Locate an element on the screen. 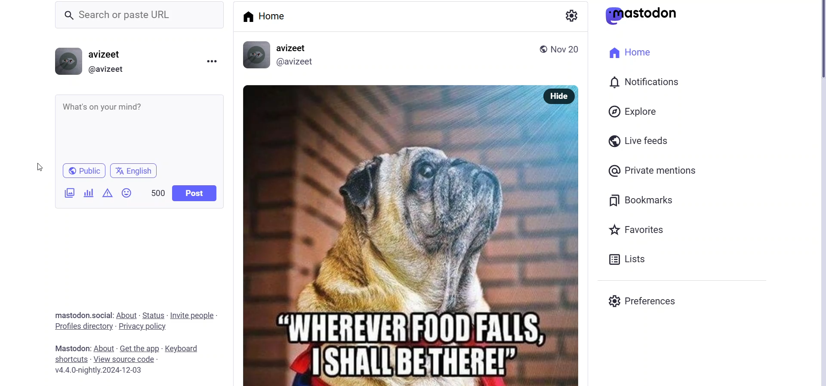 Image resolution: width=826 pixels, height=386 pixels. Profile Picture is located at coordinates (257, 55).